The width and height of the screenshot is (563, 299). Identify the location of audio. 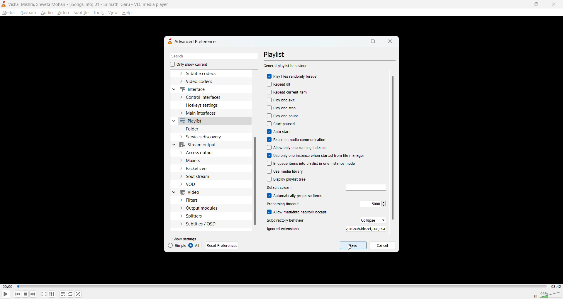
(47, 12).